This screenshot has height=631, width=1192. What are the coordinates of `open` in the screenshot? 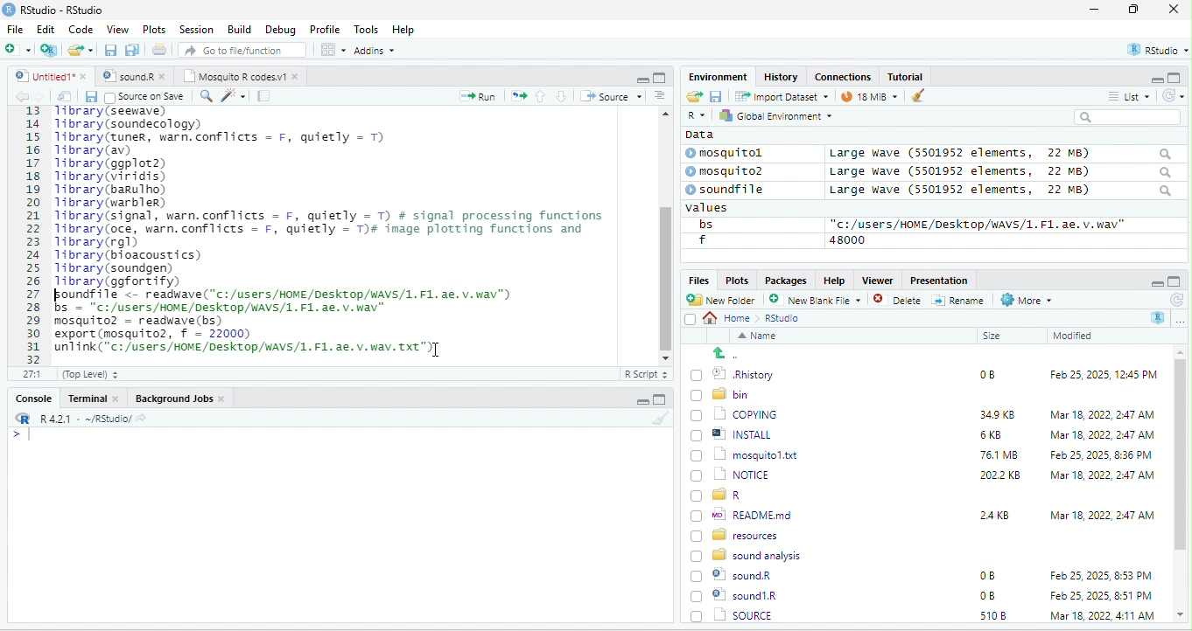 It's located at (65, 96).